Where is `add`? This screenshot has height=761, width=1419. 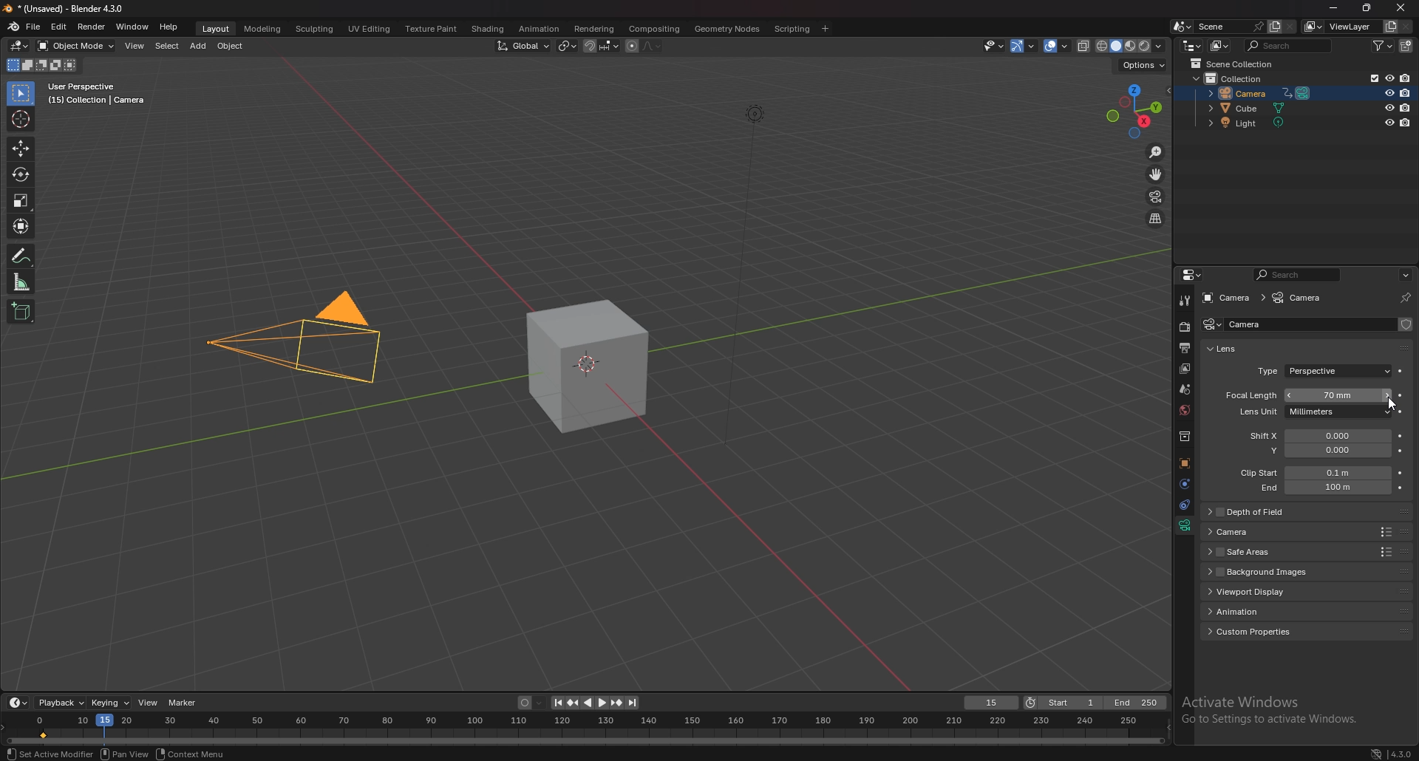 add is located at coordinates (198, 47).